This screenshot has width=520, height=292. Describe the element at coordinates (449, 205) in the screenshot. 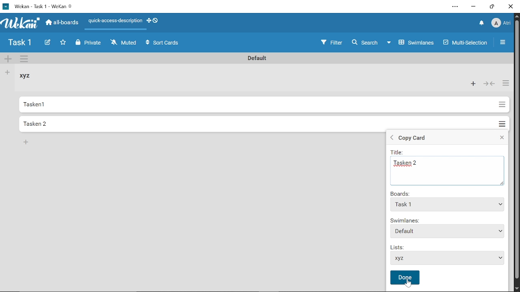

I see `Move to top` at that location.